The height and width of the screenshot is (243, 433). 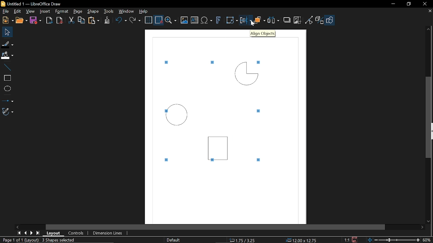 What do you see at coordinates (126, 11) in the screenshot?
I see `Window` at bounding box center [126, 11].